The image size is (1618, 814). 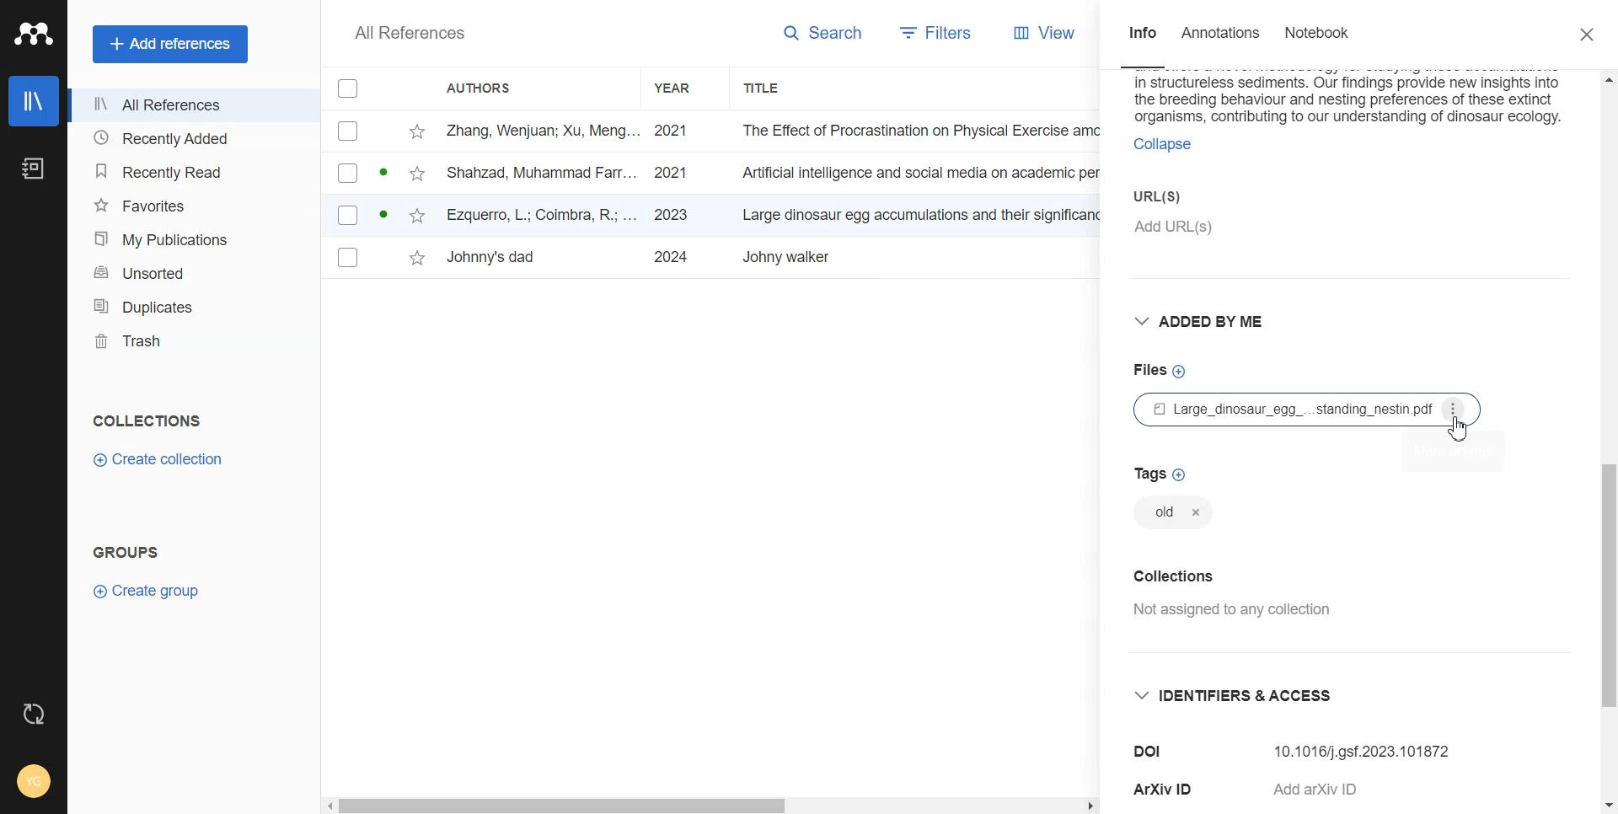 I want to click on Shahzad, Muhammad, so click(x=544, y=173).